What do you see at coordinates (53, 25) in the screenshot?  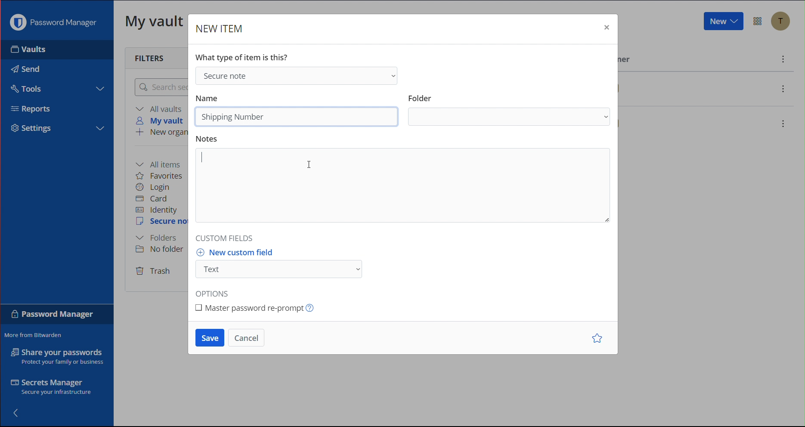 I see `Password Manager` at bounding box center [53, 25].